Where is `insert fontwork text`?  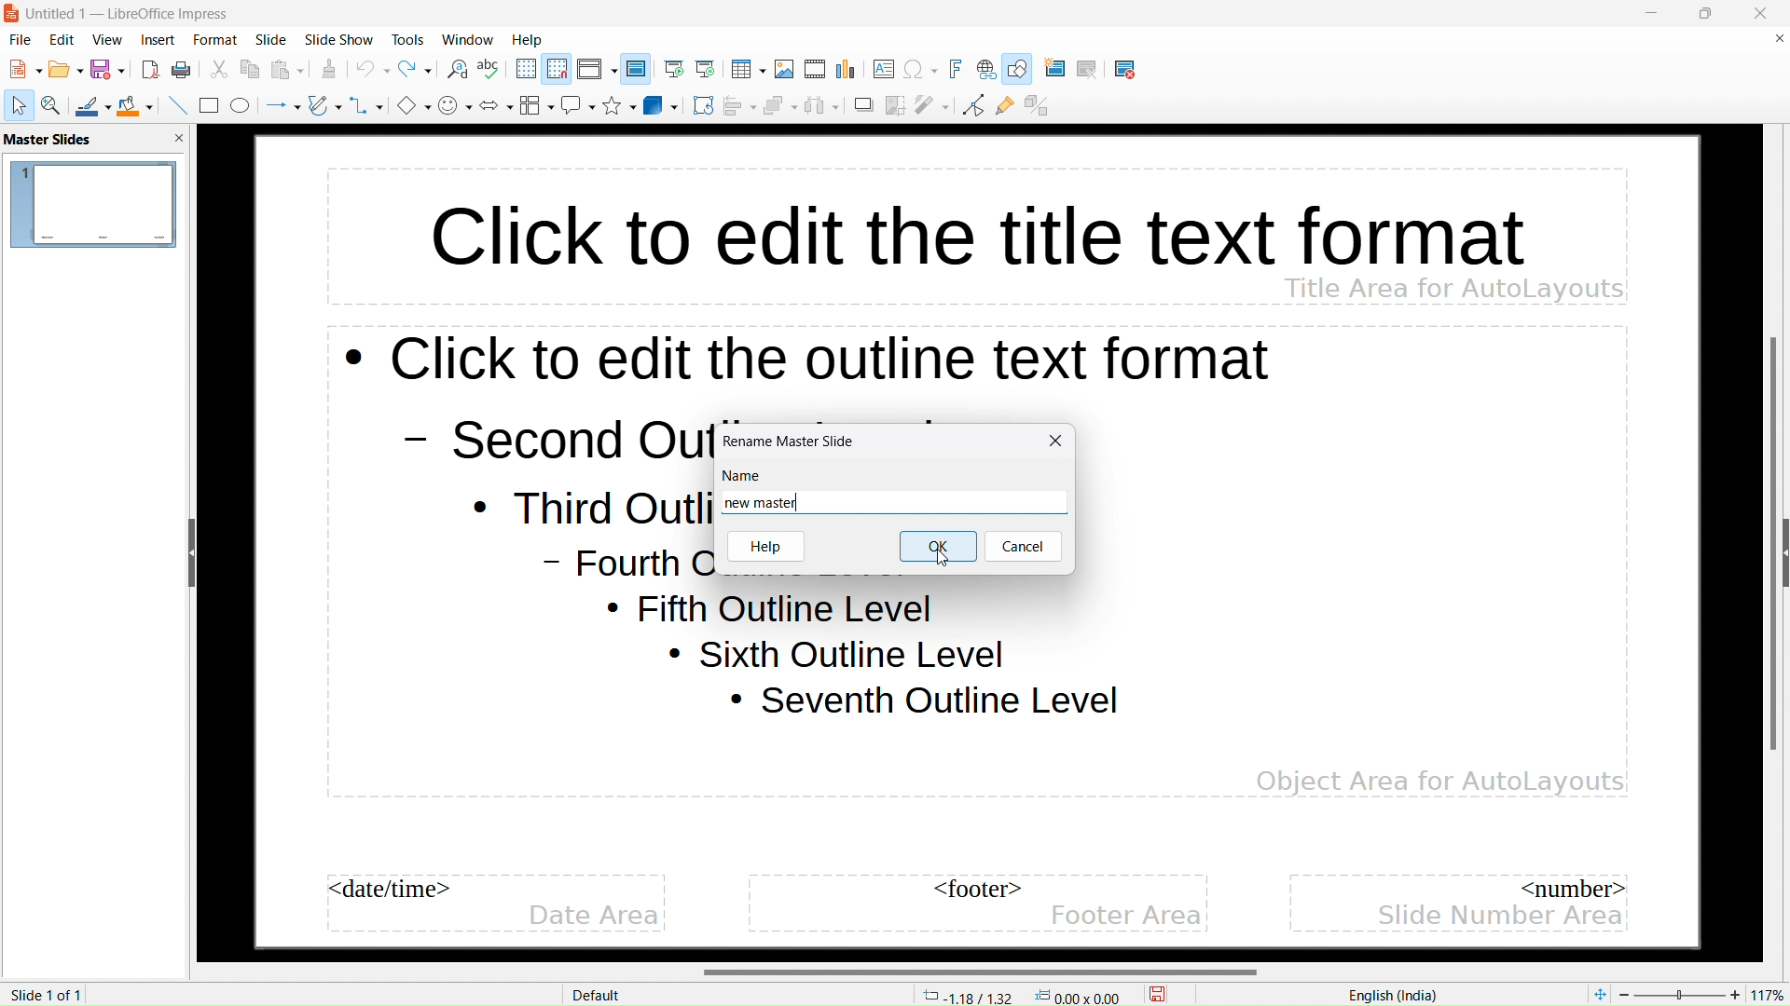 insert fontwork text is located at coordinates (956, 69).